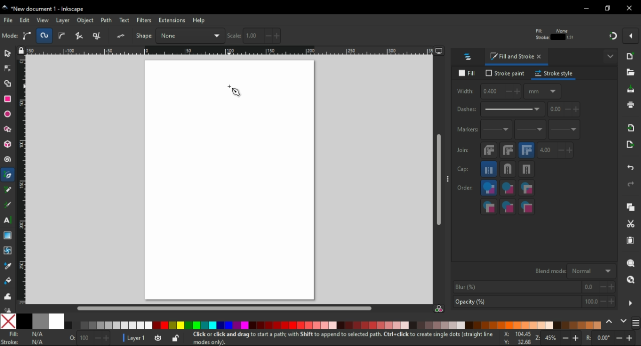 This screenshot has height=346, width=641. Describe the element at coordinates (631, 127) in the screenshot. I see `import` at that location.